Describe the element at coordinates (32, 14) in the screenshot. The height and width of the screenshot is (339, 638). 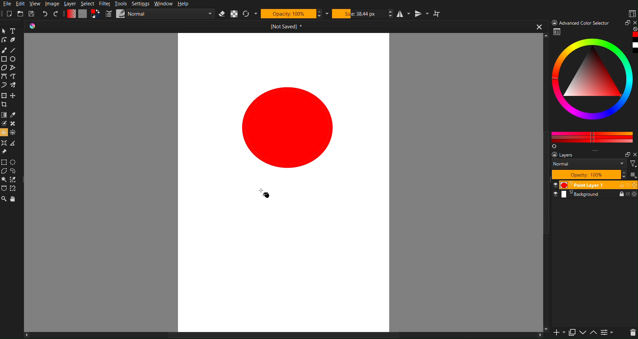
I see `Save` at that location.